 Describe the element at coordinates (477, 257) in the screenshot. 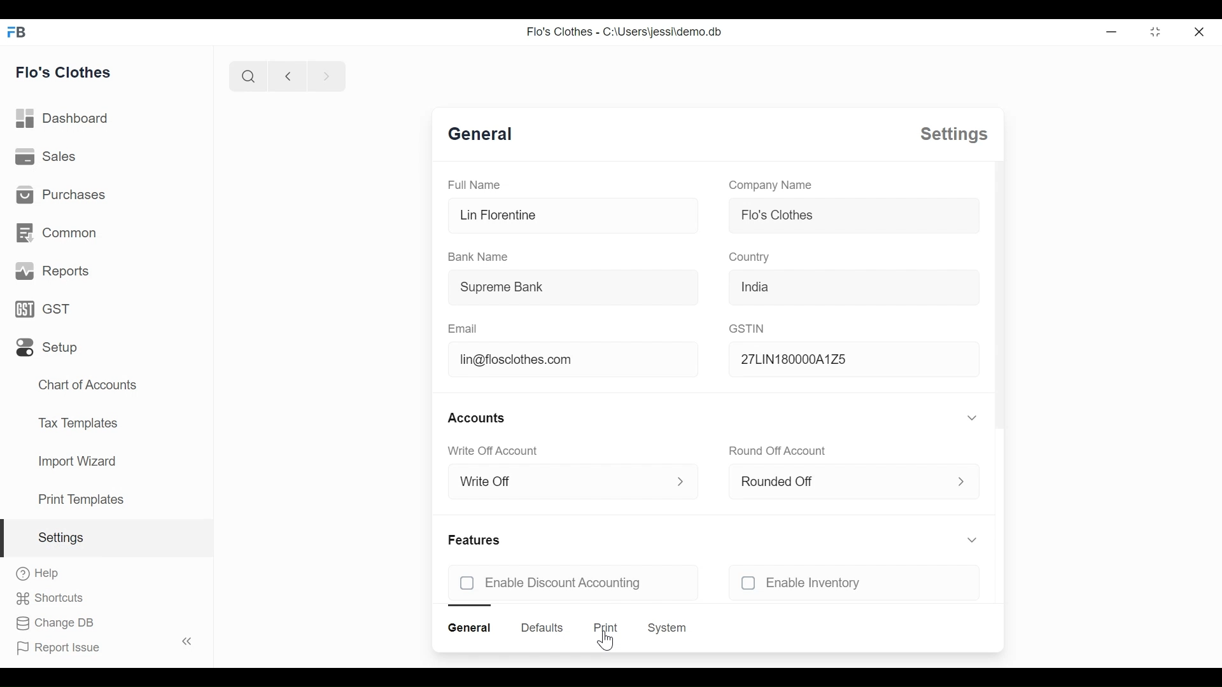

I see `bank name` at that location.